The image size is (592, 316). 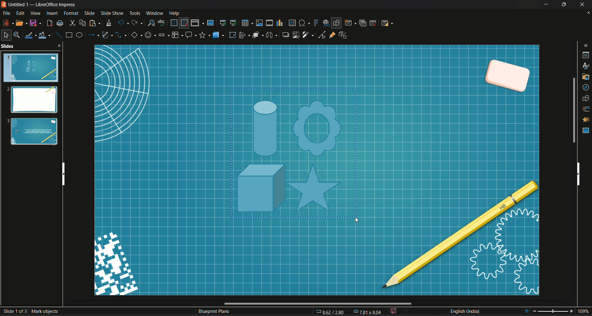 What do you see at coordinates (214, 312) in the screenshot?
I see `Text` at bounding box center [214, 312].